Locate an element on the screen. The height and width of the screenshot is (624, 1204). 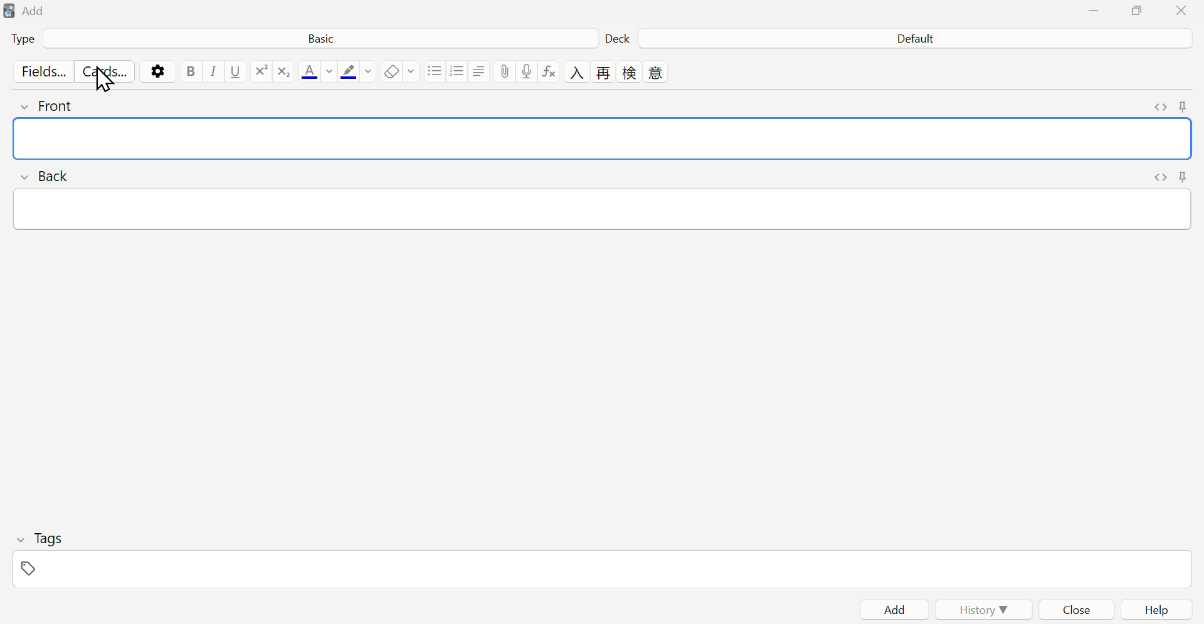
Subscript is located at coordinates (285, 72).